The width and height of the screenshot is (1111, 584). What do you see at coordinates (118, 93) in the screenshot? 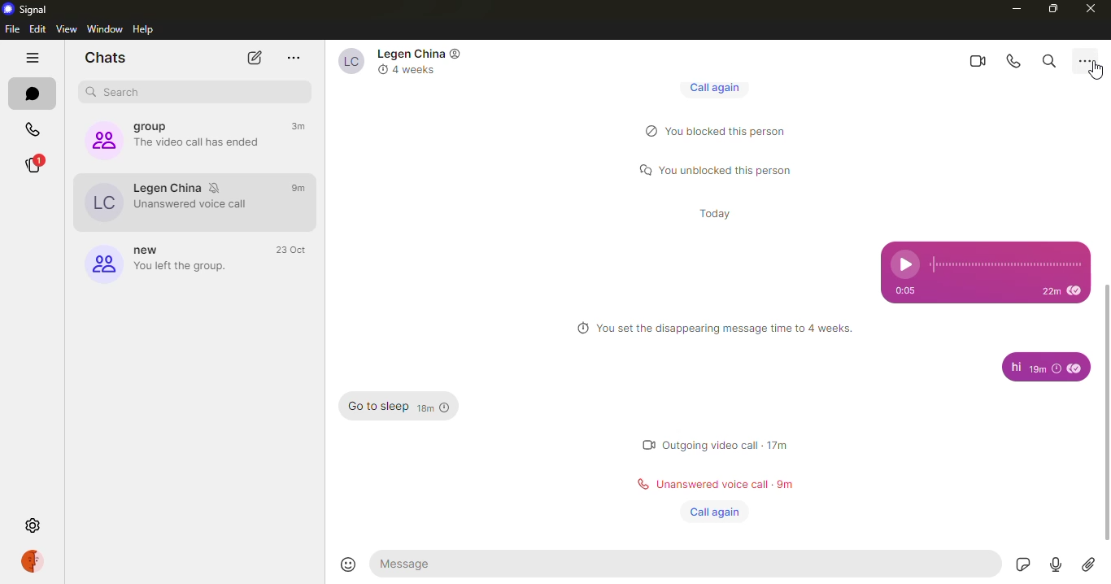
I see `search` at bounding box center [118, 93].